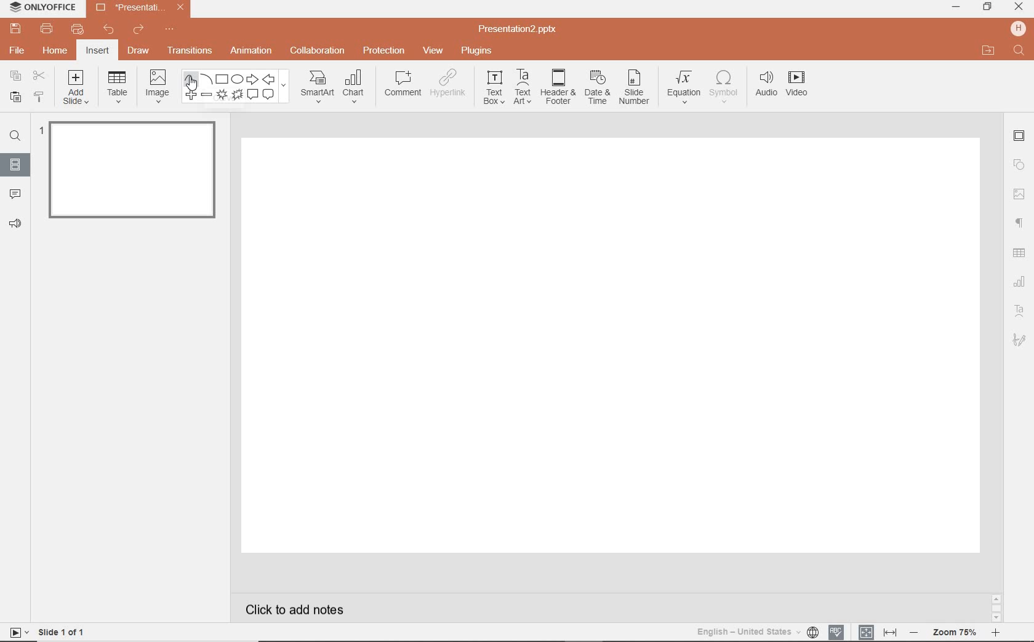  I want to click on TEXT BOX, so click(492, 90).